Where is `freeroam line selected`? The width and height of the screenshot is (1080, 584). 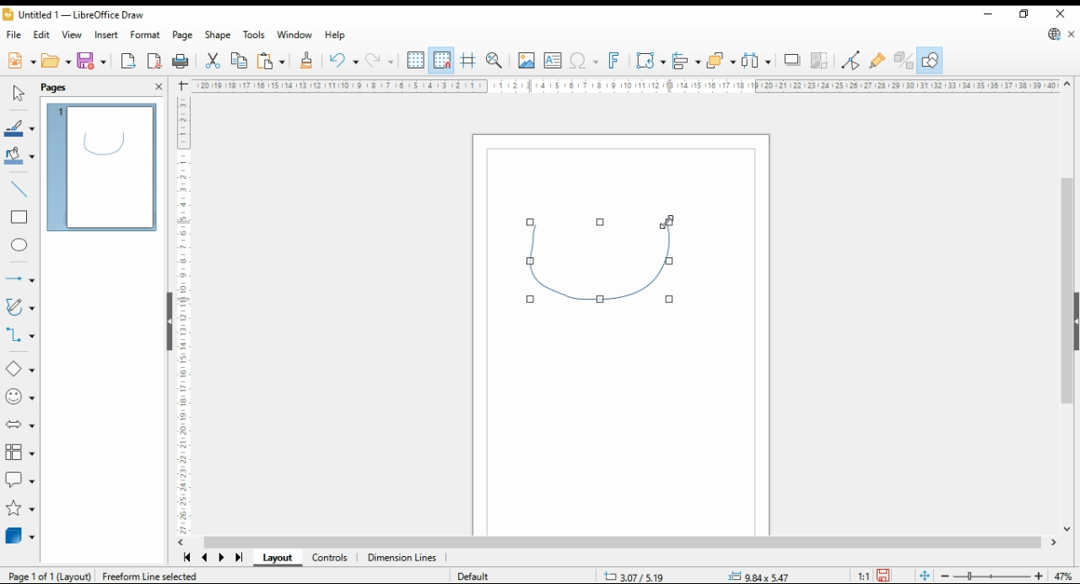
freeroam line selected is located at coordinates (149, 576).